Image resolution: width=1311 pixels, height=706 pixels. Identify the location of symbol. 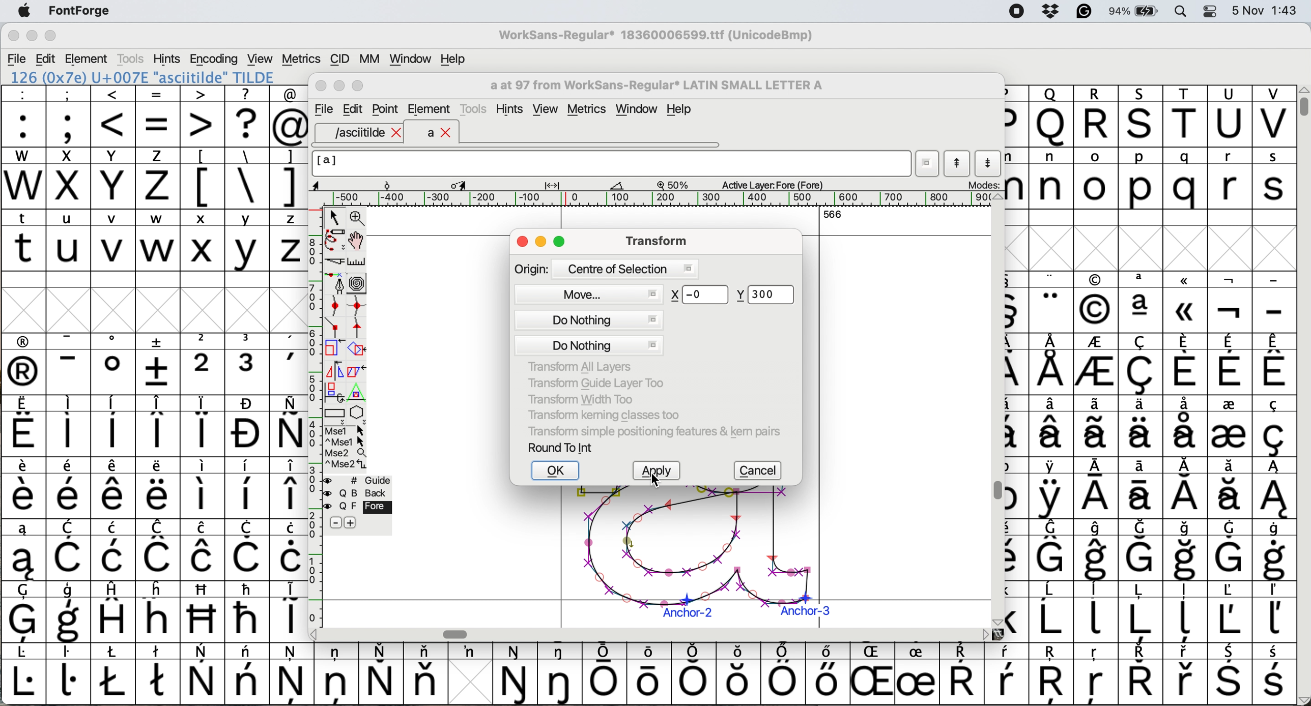
(1229, 611).